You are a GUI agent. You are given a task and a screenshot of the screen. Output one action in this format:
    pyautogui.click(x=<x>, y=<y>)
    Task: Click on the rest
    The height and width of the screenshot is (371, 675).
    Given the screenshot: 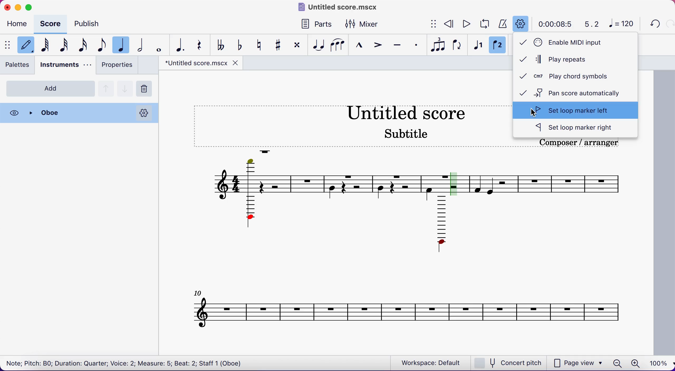 What is the action you would take?
    pyautogui.click(x=201, y=44)
    